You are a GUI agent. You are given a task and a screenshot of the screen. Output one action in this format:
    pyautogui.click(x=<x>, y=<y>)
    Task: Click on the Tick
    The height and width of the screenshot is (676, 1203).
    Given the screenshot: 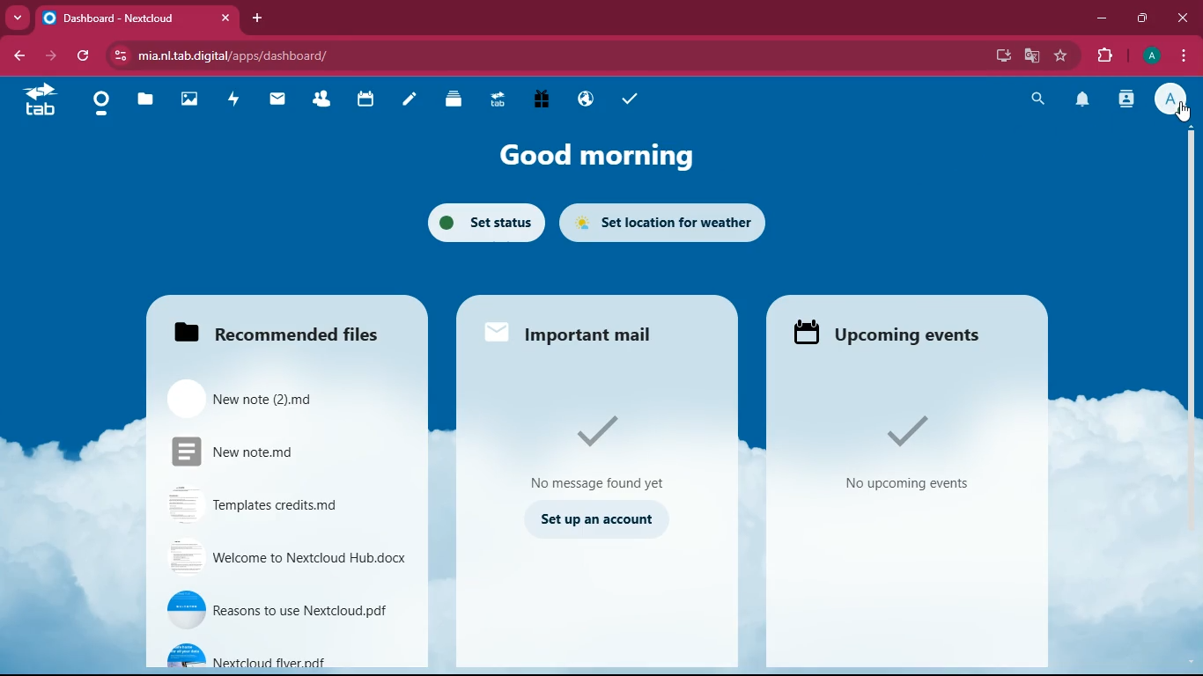 What is the action you would take?
    pyautogui.click(x=899, y=430)
    